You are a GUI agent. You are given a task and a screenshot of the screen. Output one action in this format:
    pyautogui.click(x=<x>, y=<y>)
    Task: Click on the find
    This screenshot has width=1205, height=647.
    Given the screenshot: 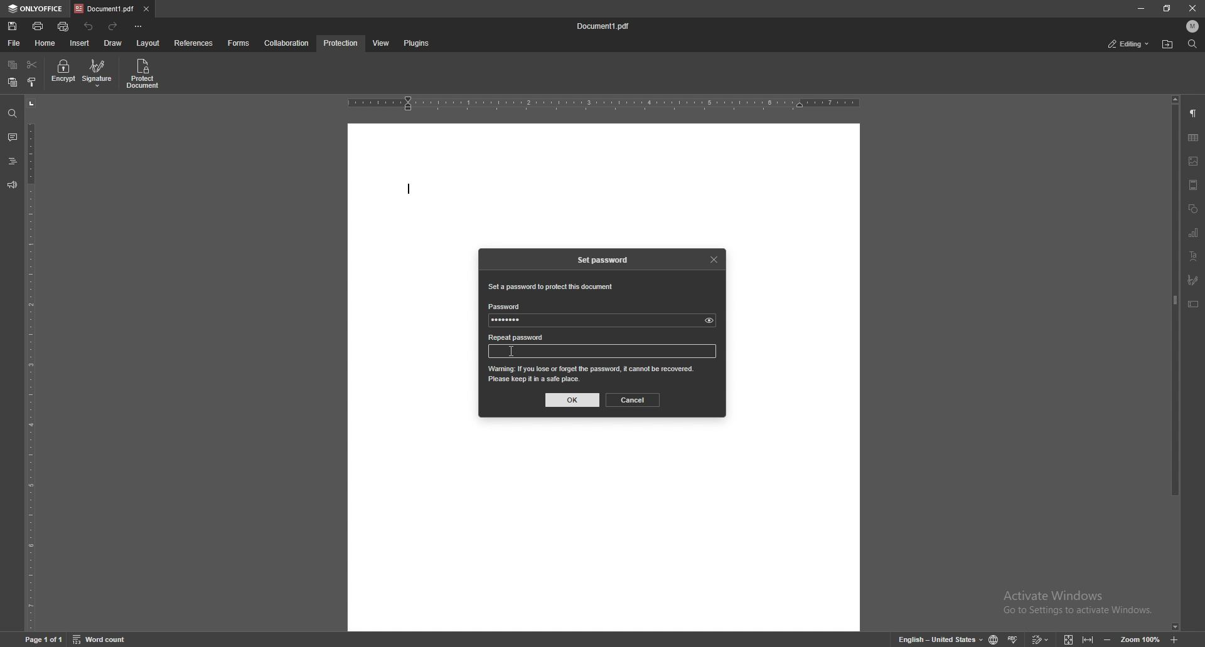 What is the action you would take?
    pyautogui.click(x=12, y=113)
    